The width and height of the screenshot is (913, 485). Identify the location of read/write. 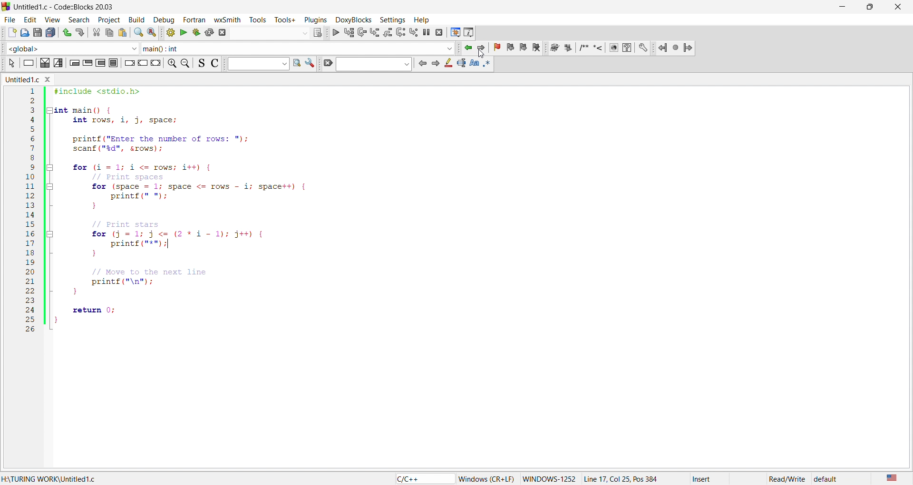
(776, 477).